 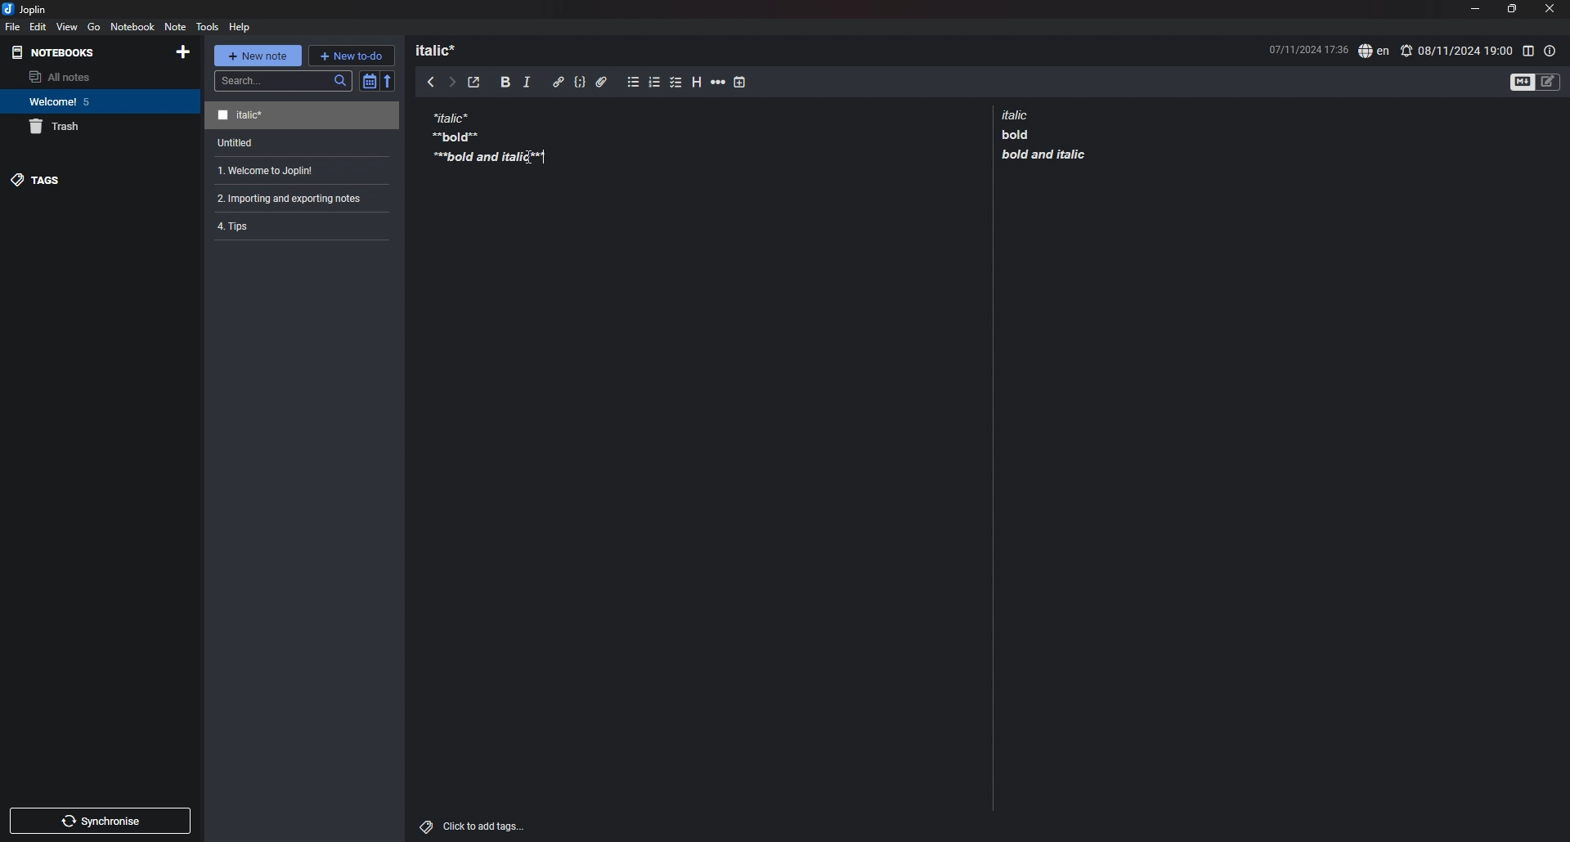 I want to click on set alarm, so click(x=1456, y=50).